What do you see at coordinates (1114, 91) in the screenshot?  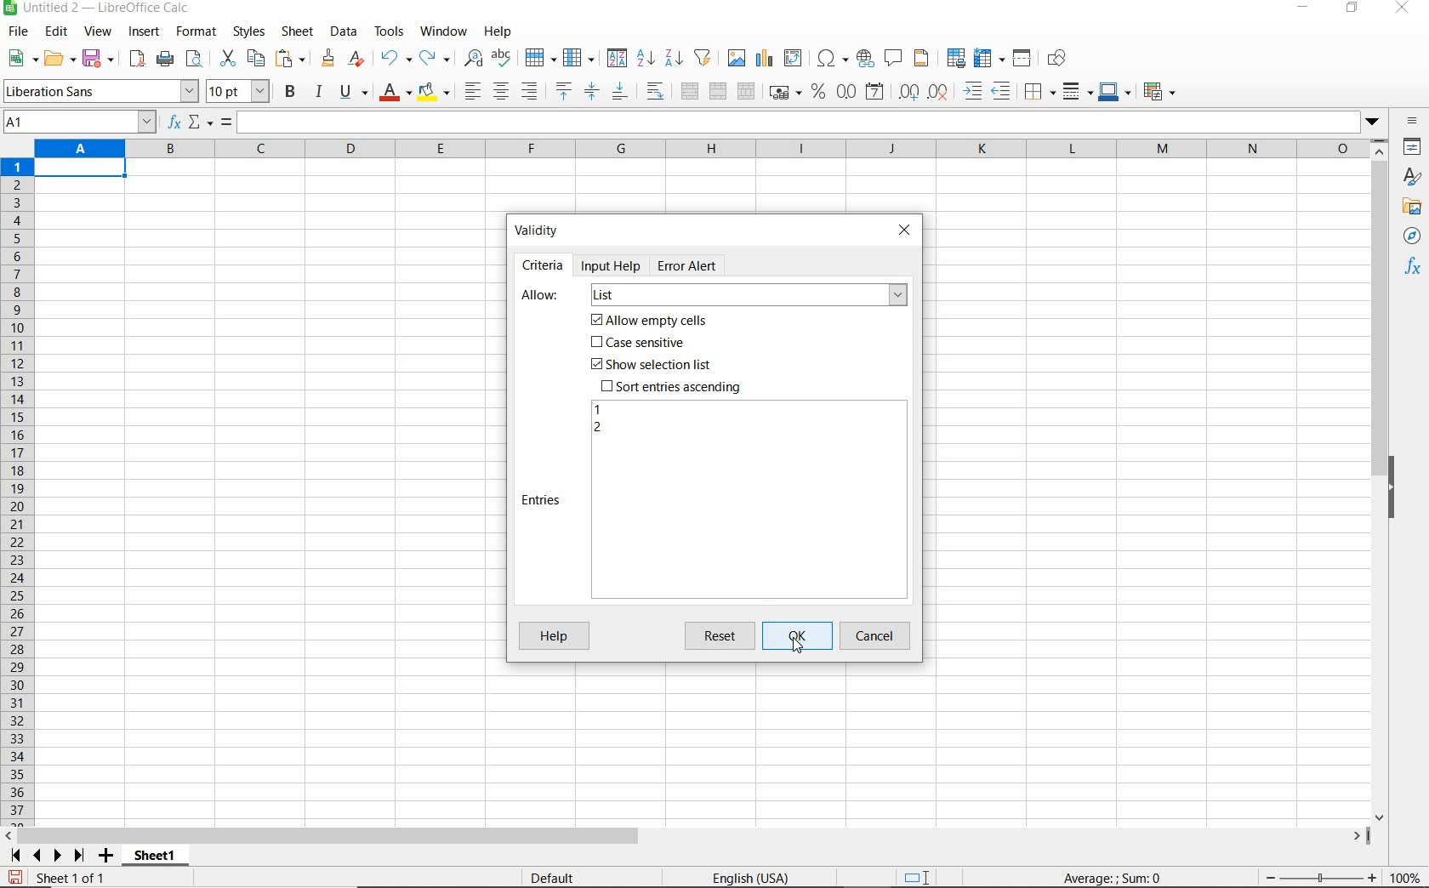 I see `border color` at bounding box center [1114, 91].